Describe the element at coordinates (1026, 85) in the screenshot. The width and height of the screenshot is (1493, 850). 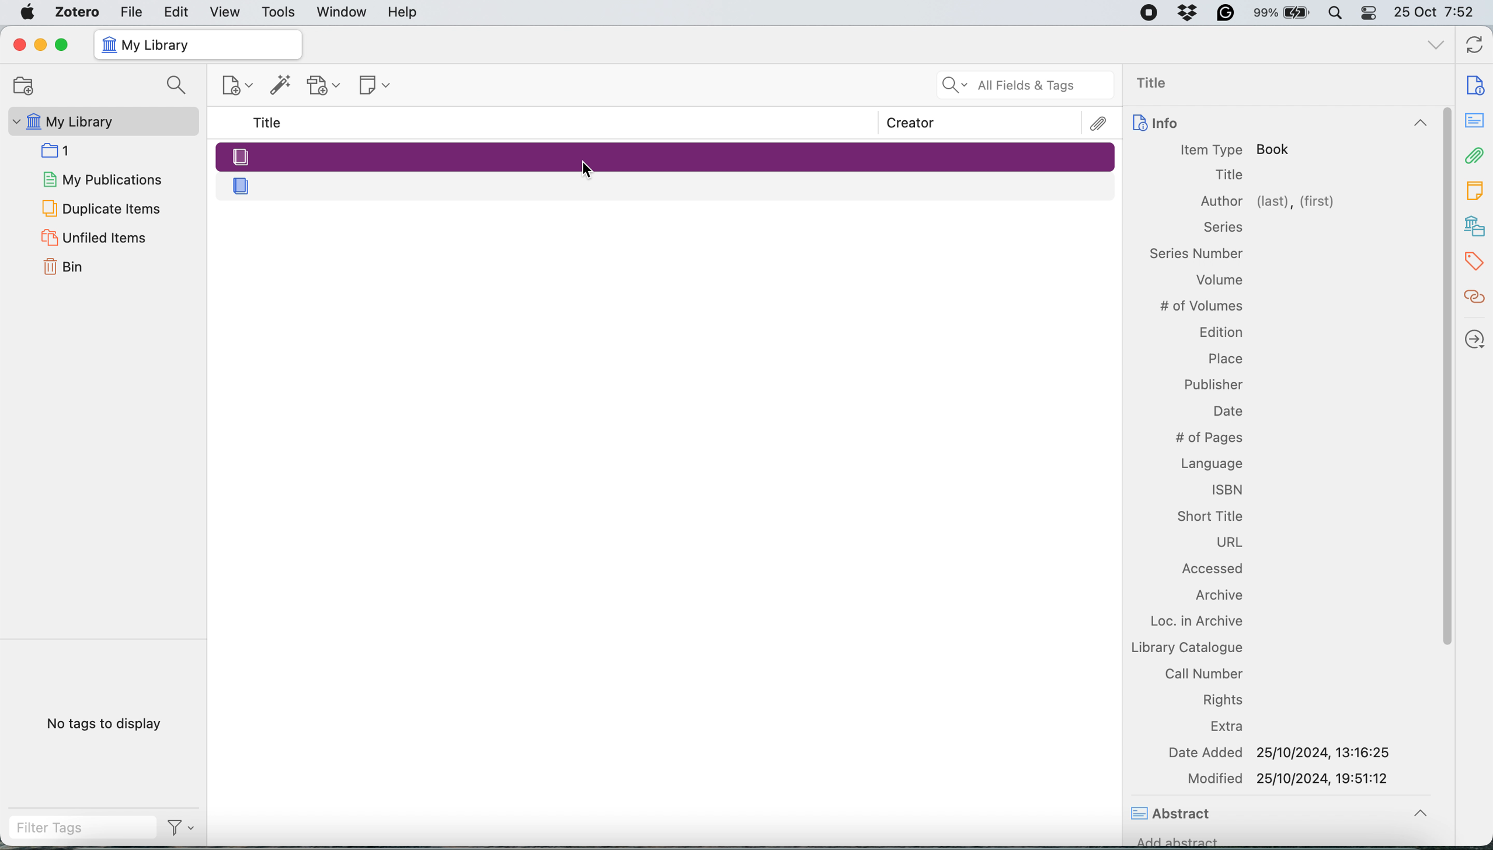
I see `All Fields & Tags` at that location.